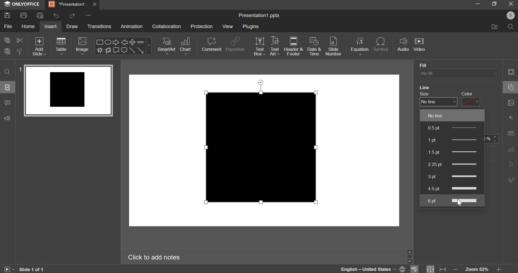 This screenshot has width=518, height=273. Describe the element at coordinates (510, 180) in the screenshot. I see `Goback` at that location.